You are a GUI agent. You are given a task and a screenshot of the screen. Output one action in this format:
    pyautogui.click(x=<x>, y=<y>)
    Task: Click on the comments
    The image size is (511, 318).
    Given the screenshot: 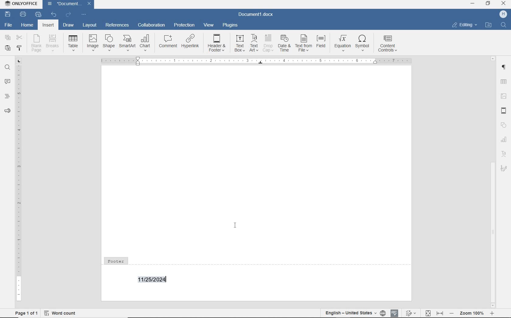 What is the action you would take?
    pyautogui.click(x=7, y=81)
    